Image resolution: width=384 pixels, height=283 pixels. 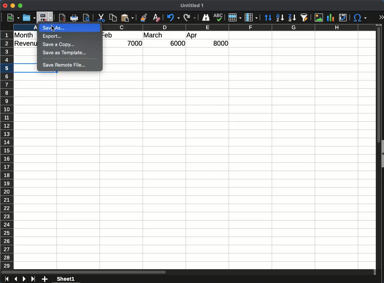 I want to click on finder, so click(x=206, y=18).